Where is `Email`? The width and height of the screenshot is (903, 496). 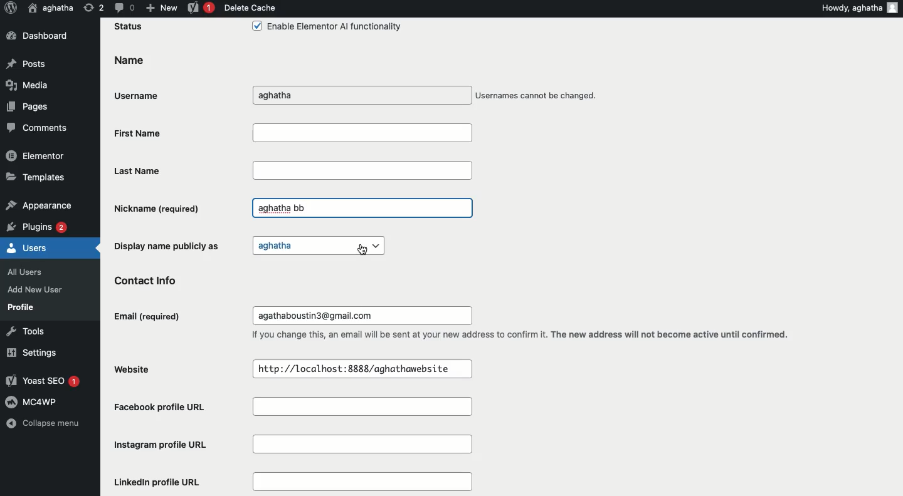 Email is located at coordinates (149, 317).